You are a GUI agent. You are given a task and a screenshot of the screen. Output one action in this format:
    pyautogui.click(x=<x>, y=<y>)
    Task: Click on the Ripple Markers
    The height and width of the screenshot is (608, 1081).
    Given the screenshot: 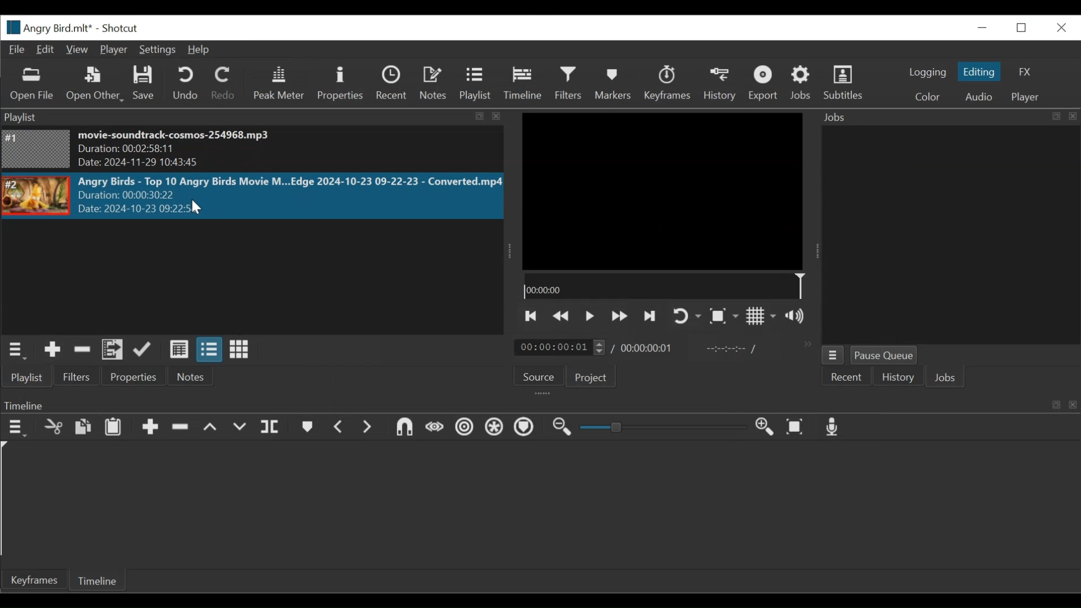 What is the action you would take?
    pyautogui.click(x=524, y=429)
    